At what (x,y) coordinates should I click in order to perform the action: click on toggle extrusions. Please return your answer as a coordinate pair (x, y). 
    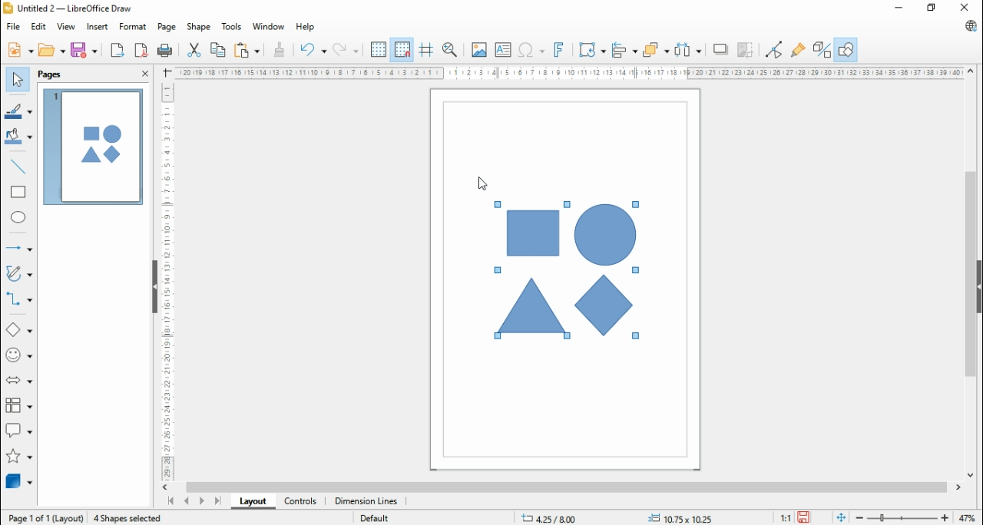
    Looking at the image, I should click on (821, 48).